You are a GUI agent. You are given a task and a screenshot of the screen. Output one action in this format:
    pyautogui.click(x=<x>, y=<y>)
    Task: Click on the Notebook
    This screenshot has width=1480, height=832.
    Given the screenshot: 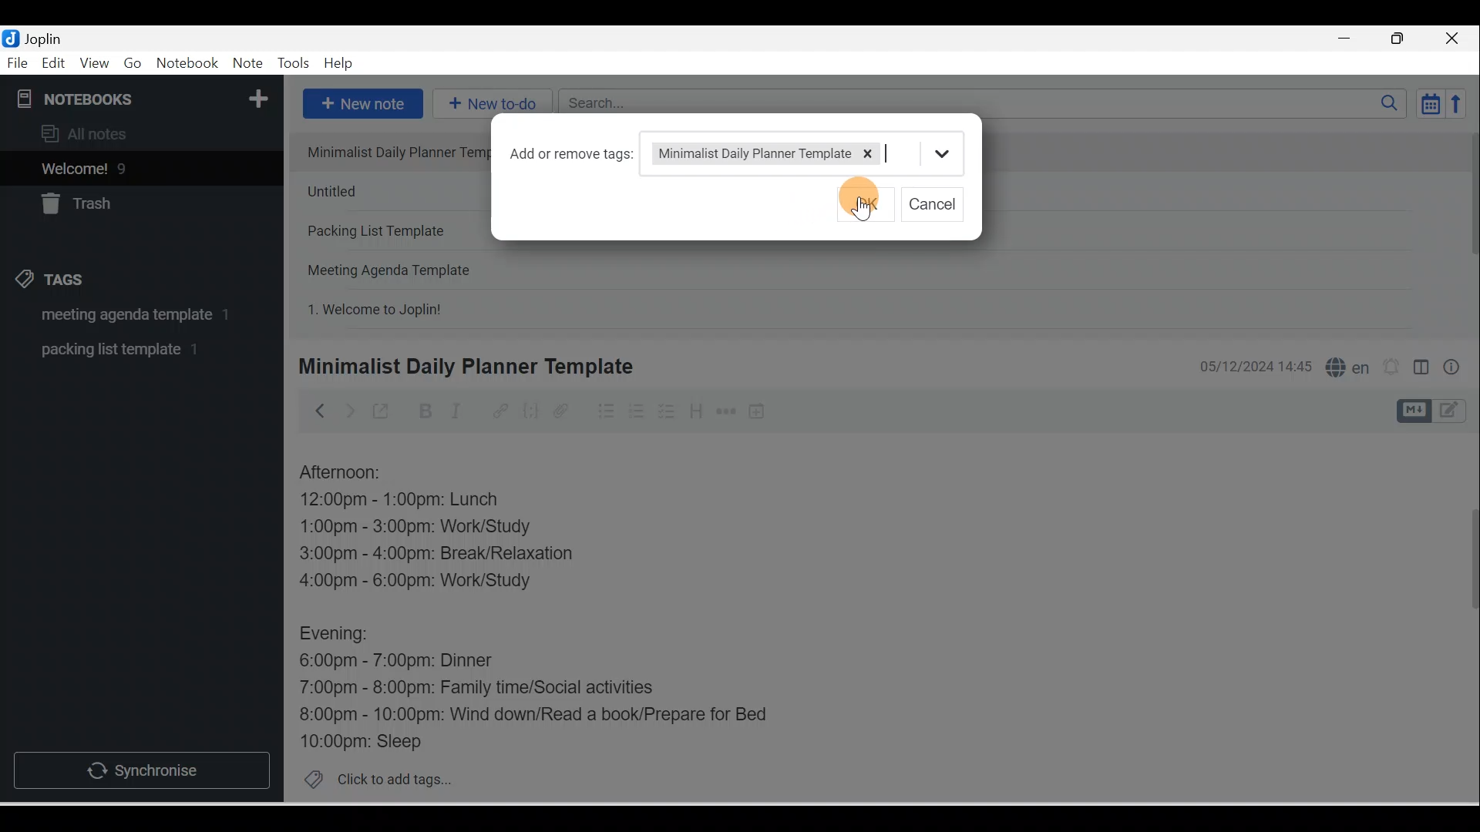 What is the action you would take?
    pyautogui.click(x=187, y=64)
    